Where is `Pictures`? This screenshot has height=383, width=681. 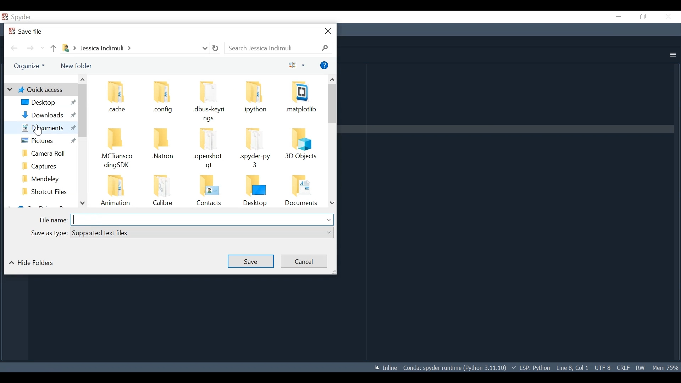
Pictures is located at coordinates (44, 141).